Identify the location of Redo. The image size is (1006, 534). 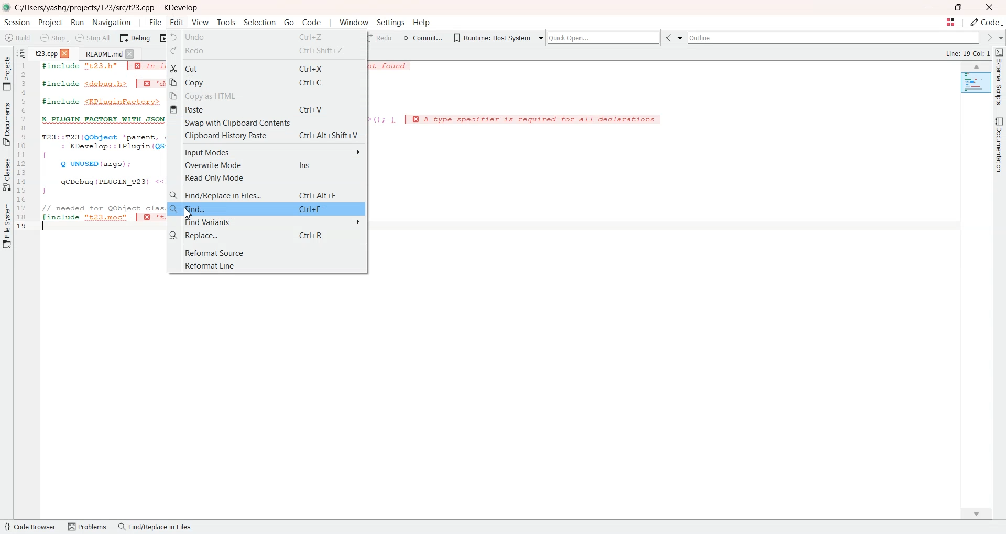
(265, 53).